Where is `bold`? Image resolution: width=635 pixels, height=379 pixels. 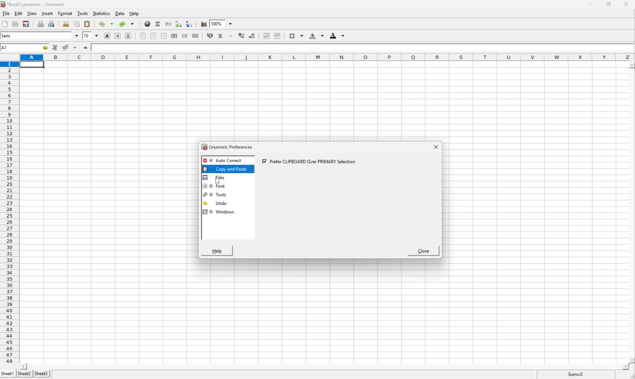 bold is located at coordinates (108, 35).